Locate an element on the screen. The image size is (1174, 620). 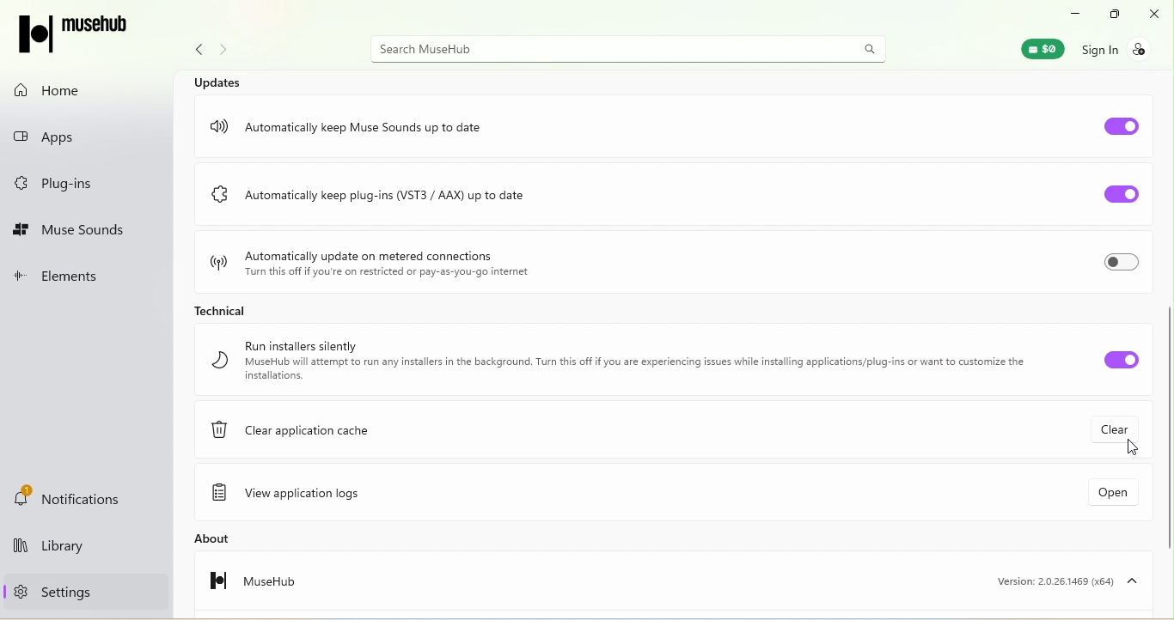
Scroll bar is located at coordinates (1167, 343).